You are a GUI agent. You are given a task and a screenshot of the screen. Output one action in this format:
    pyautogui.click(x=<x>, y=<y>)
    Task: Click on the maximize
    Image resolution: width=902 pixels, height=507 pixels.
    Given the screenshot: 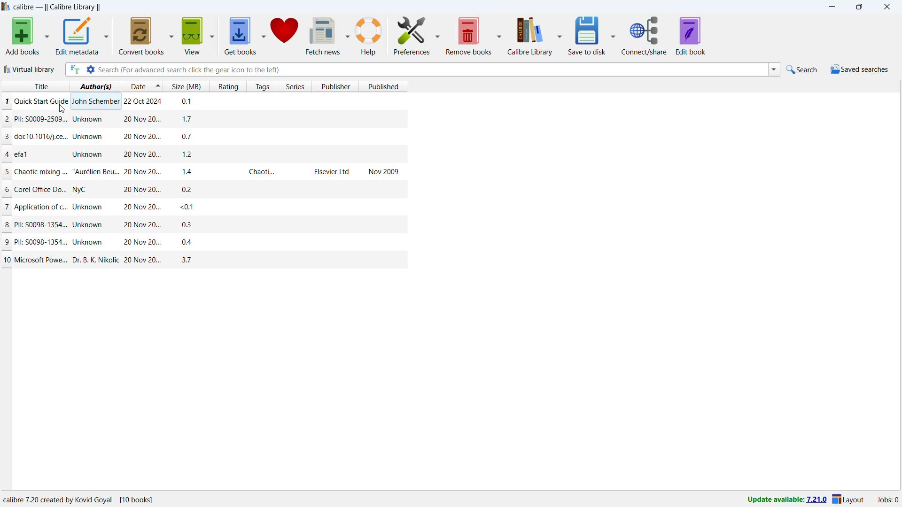 What is the action you would take?
    pyautogui.click(x=862, y=7)
    